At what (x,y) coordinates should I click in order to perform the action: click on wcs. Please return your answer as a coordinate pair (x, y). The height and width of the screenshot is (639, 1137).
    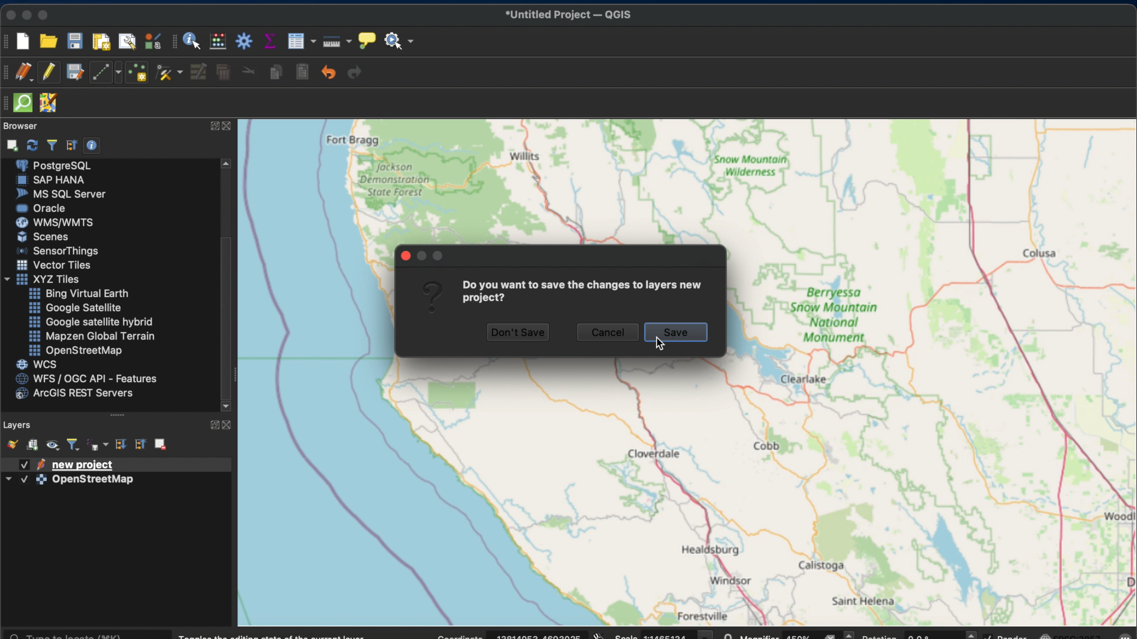
    Looking at the image, I should click on (36, 364).